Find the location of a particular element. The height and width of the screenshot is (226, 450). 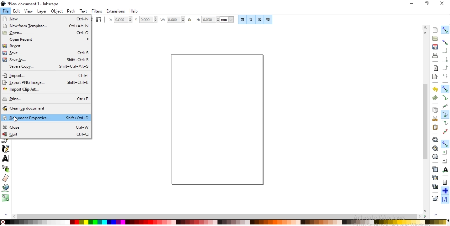

save as is located at coordinates (45, 60).